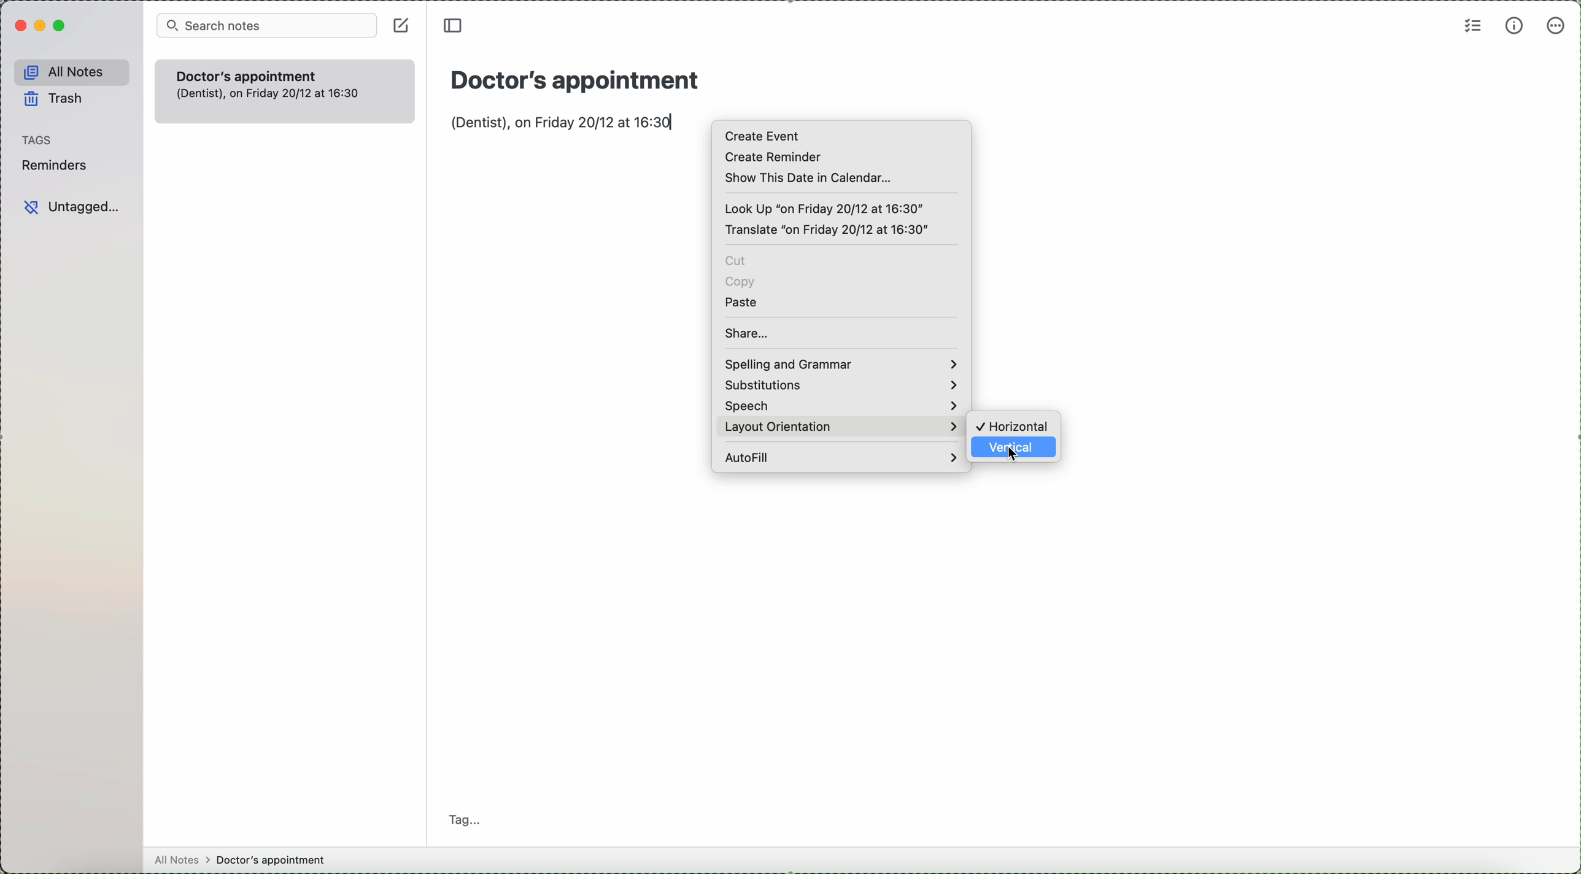 The image size is (1581, 874). Describe the element at coordinates (42, 25) in the screenshot. I see `minimize Simplenote` at that location.